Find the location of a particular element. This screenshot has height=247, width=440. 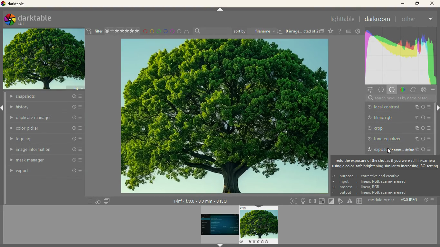

image is located at coordinates (44, 60).